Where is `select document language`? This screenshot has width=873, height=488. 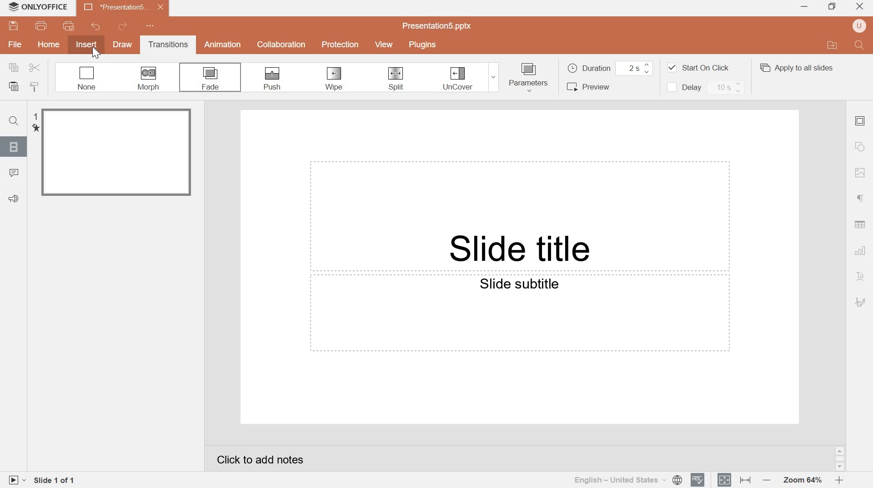
select document language is located at coordinates (628, 480).